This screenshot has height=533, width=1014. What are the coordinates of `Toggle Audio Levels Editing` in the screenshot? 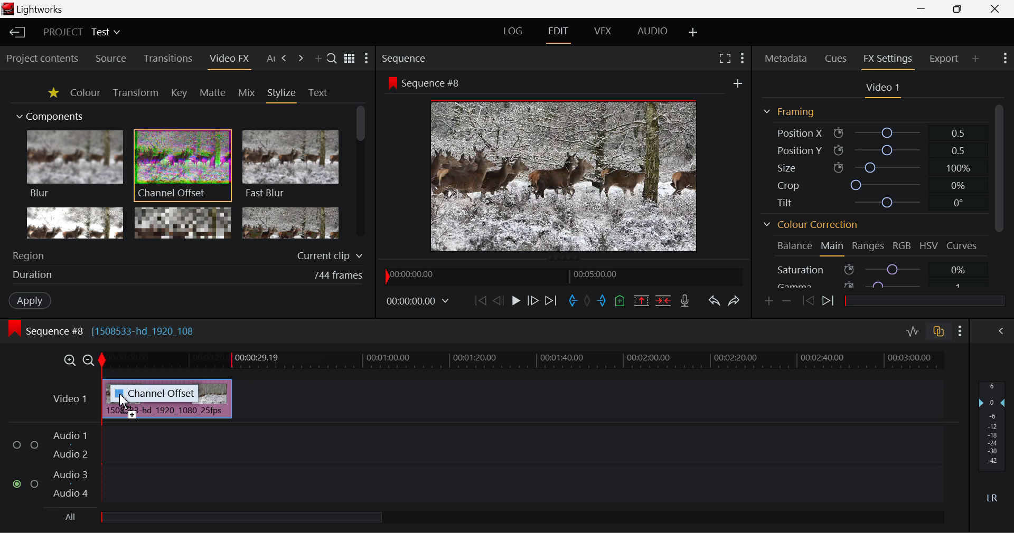 It's located at (914, 332).